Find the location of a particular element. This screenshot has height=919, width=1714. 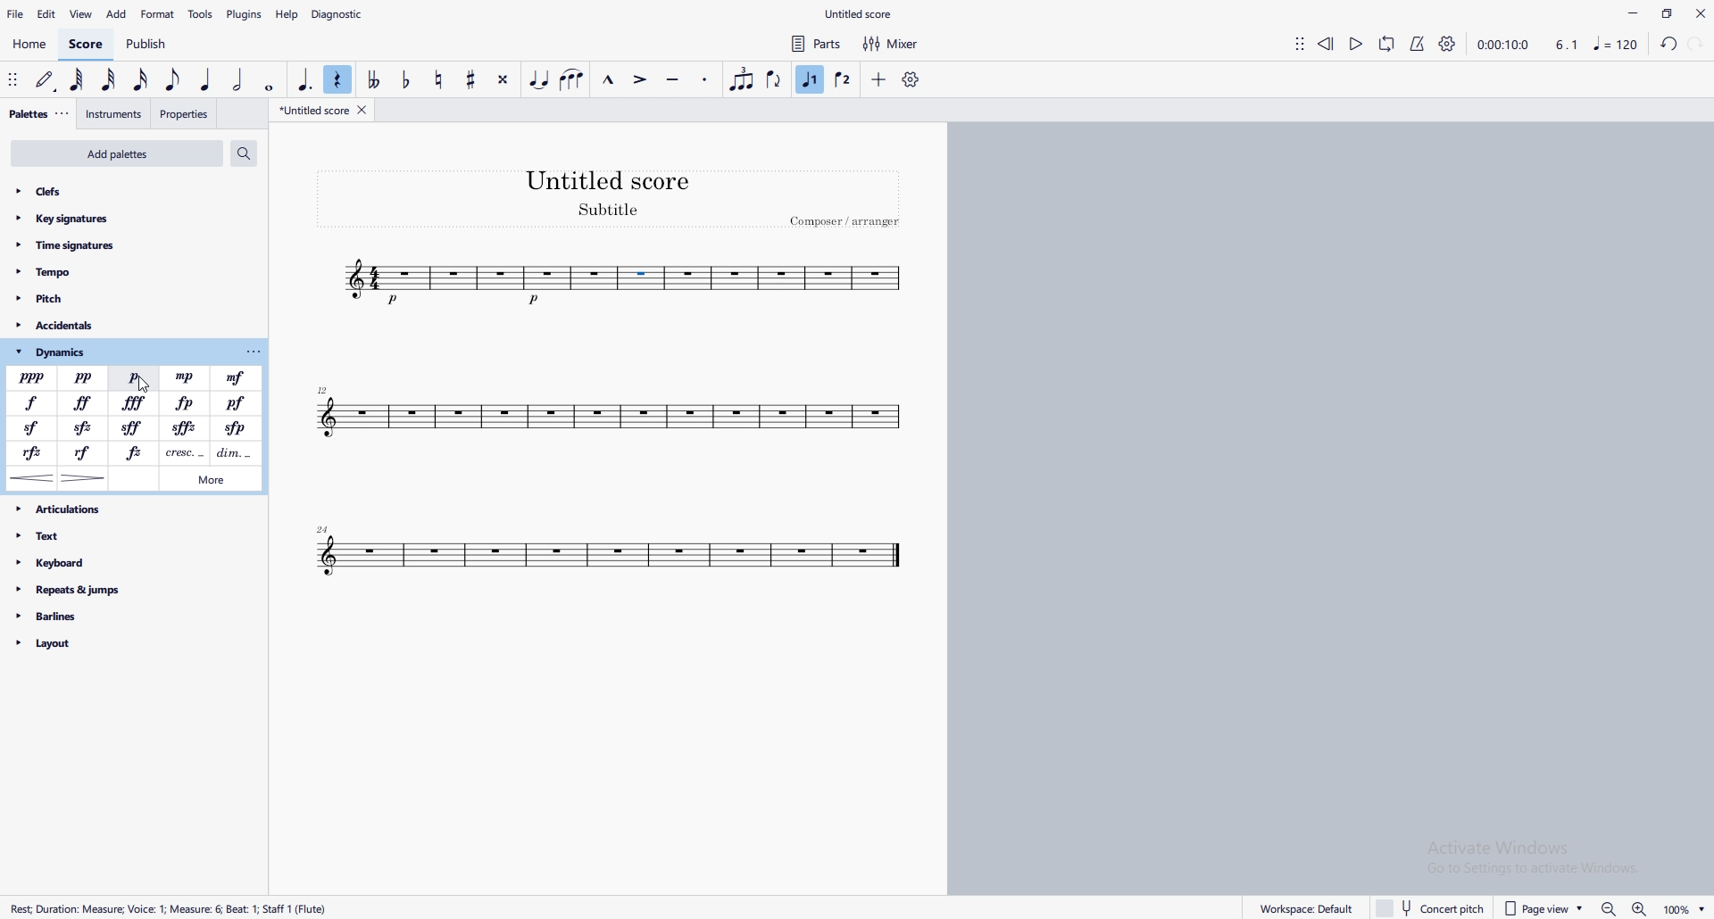

decrescendo line is located at coordinates (237, 455).